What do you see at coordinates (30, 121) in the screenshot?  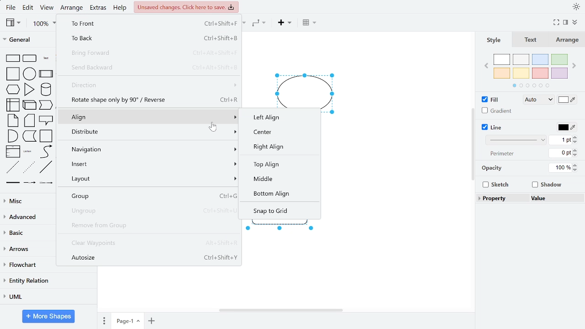 I see `card` at bounding box center [30, 121].